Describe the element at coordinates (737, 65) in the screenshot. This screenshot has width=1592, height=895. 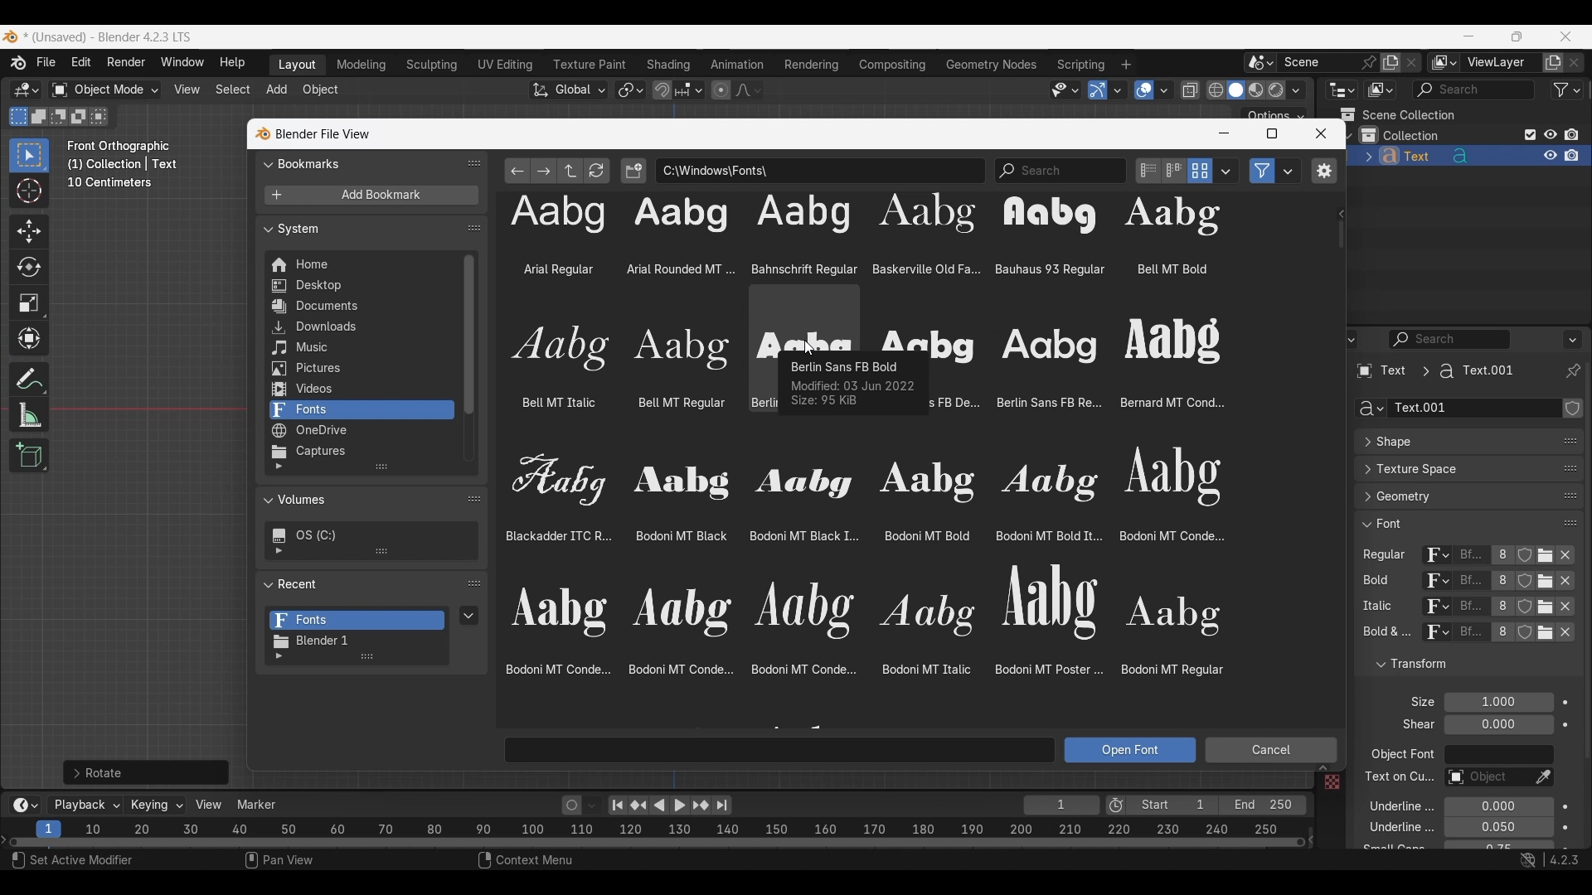
I see `Animation workspace` at that location.